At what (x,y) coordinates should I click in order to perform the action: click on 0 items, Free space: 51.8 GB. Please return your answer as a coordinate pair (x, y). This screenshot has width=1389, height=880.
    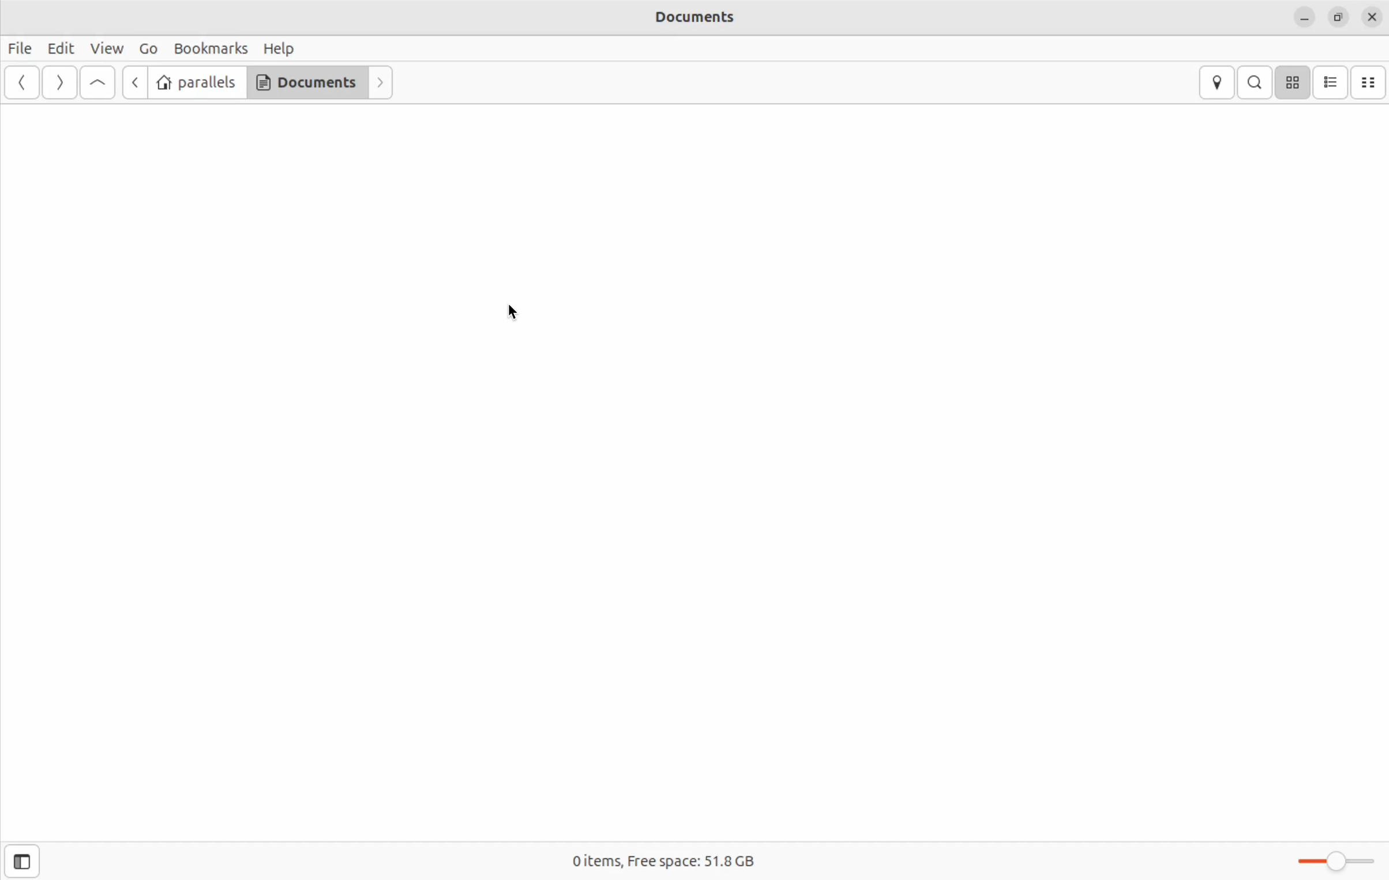
    Looking at the image, I should click on (671, 862).